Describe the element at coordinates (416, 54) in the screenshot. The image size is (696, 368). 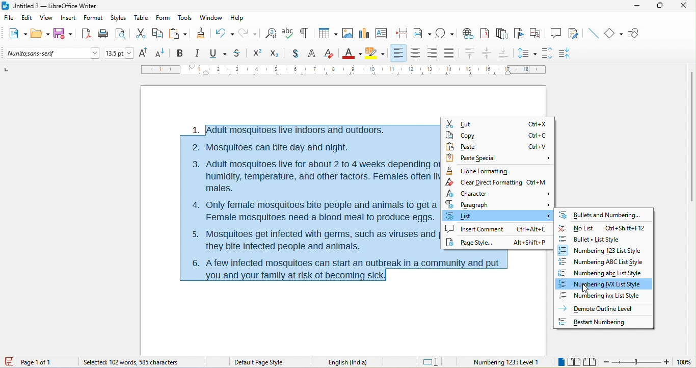
I see `align center` at that location.